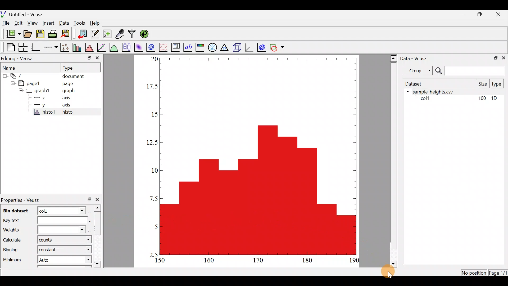 This screenshot has width=508, height=286. What do you see at coordinates (32, 23) in the screenshot?
I see `View` at bounding box center [32, 23].